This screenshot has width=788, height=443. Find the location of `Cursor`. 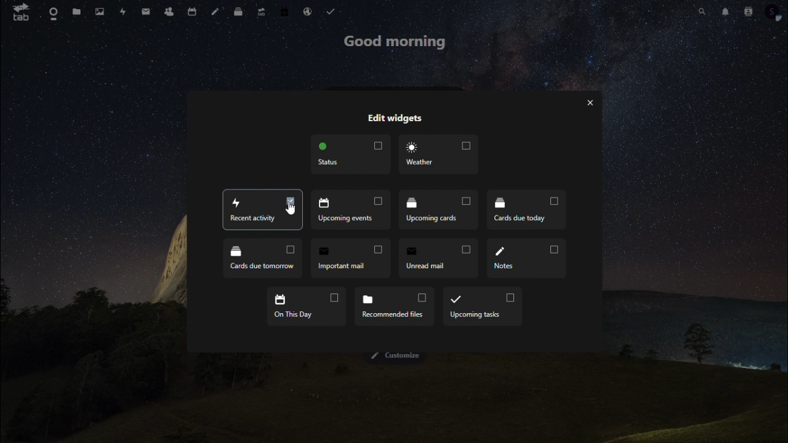

Cursor is located at coordinates (292, 210).